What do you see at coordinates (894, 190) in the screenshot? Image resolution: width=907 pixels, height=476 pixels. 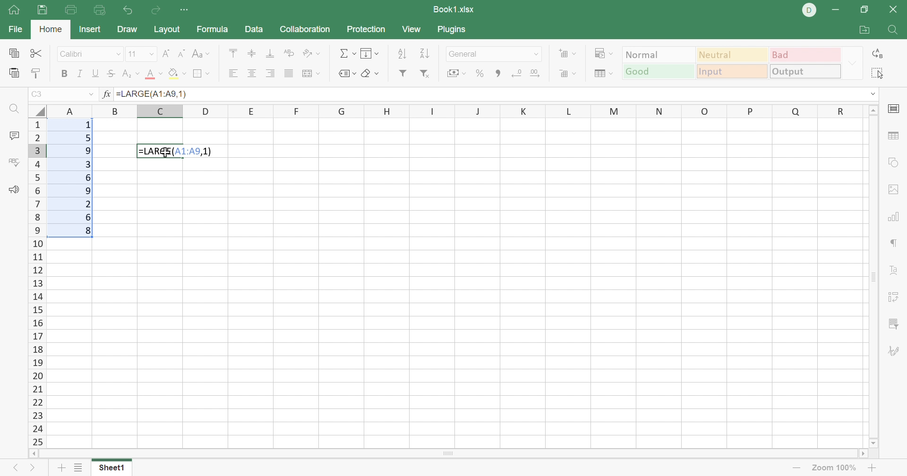 I see `Image settings` at bounding box center [894, 190].